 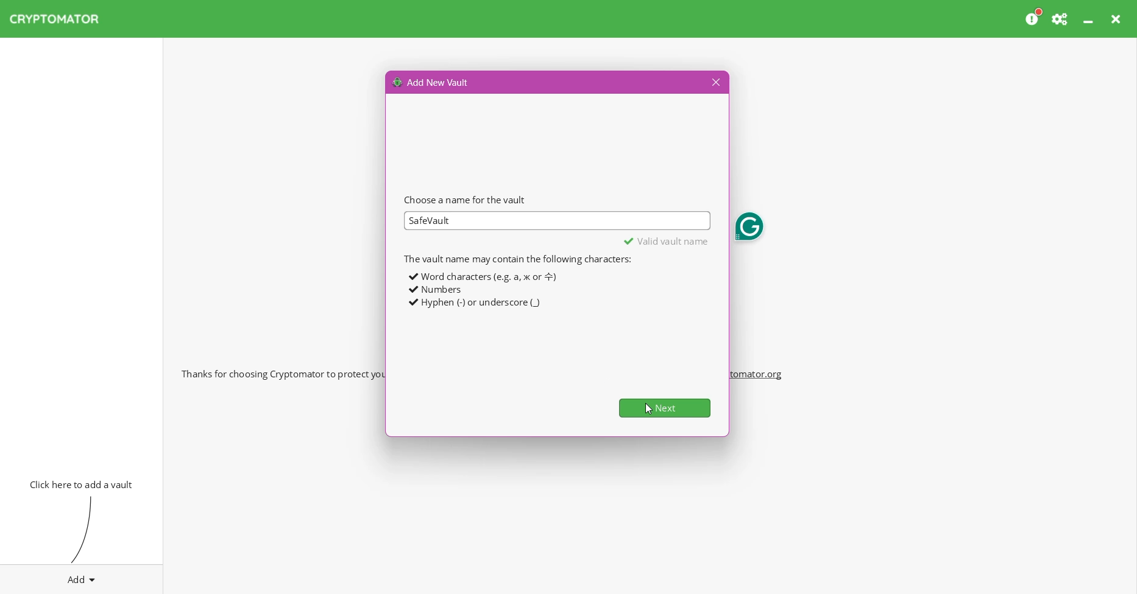 I want to click on CRYPTOMATOR Application Name, so click(x=60, y=19).